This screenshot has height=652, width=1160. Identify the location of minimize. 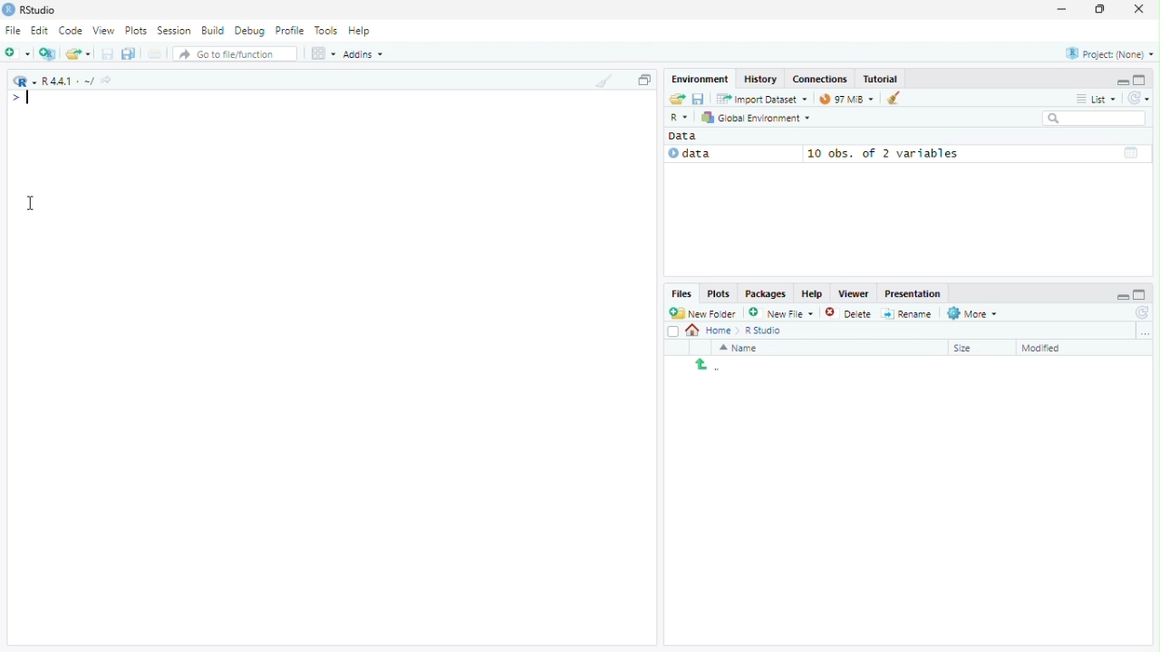
(1122, 81).